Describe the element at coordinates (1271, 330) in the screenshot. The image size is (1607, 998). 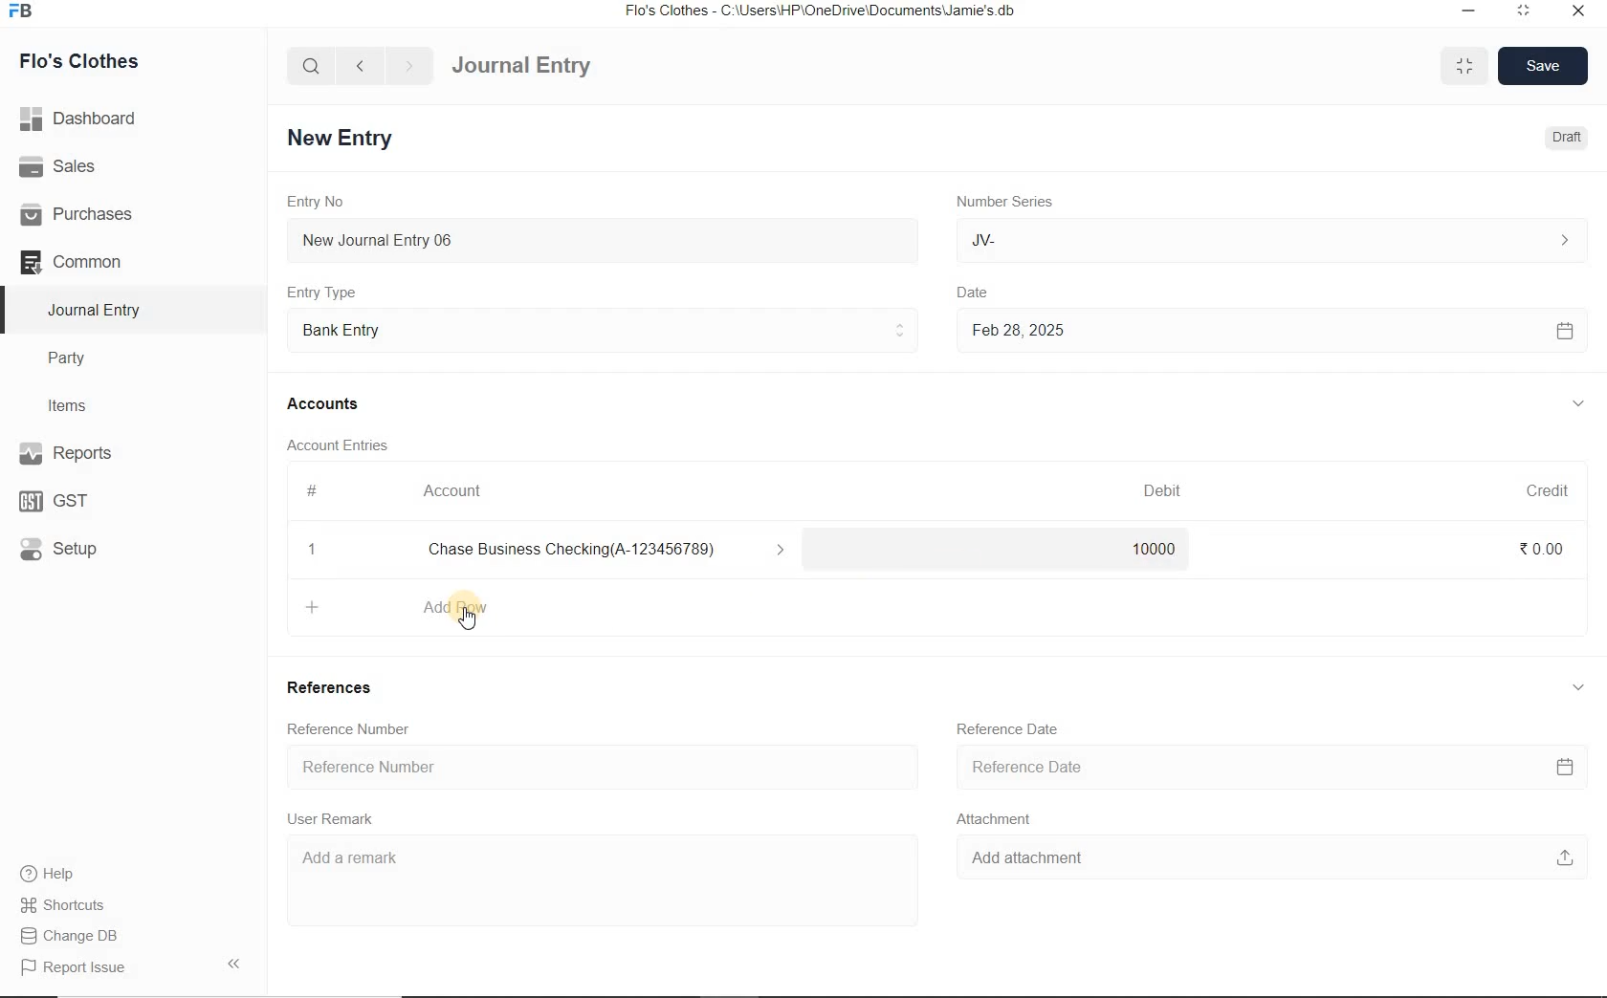
I see `Feb 28, 2025` at that location.